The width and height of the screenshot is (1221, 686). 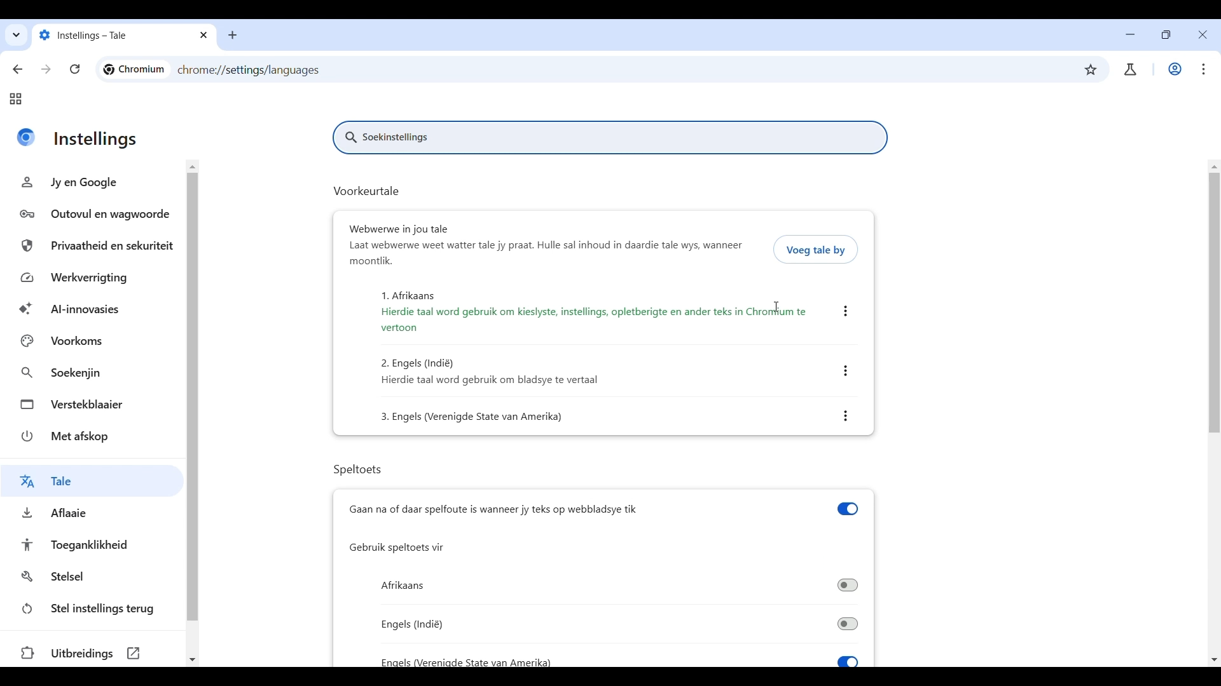 What do you see at coordinates (193, 660) in the screenshot?
I see `quick slide to bottom` at bounding box center [193, 660].